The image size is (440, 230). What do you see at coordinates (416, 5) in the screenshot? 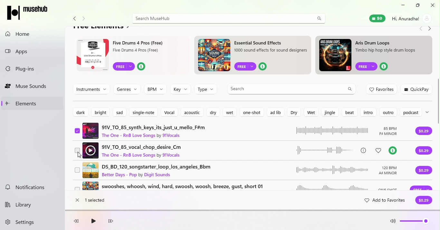
I see `Maximize` at bounding box center [416, 5].